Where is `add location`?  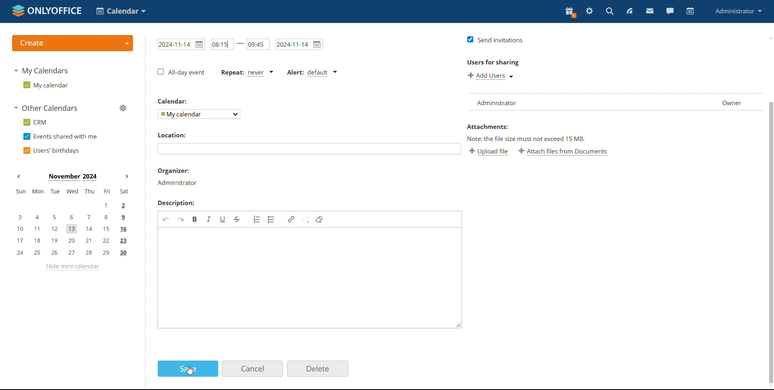
add location is located at coordinates (309, 149).